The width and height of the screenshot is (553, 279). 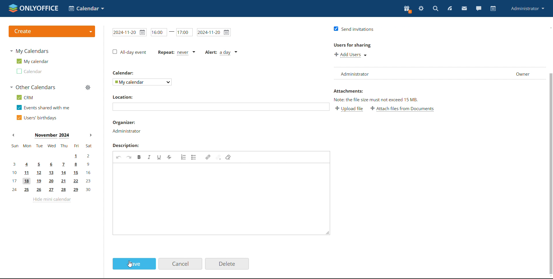 What do you see at coordinates (119, 157) in the screenshot?
I see `Undo` at bounding box center [119, 157].